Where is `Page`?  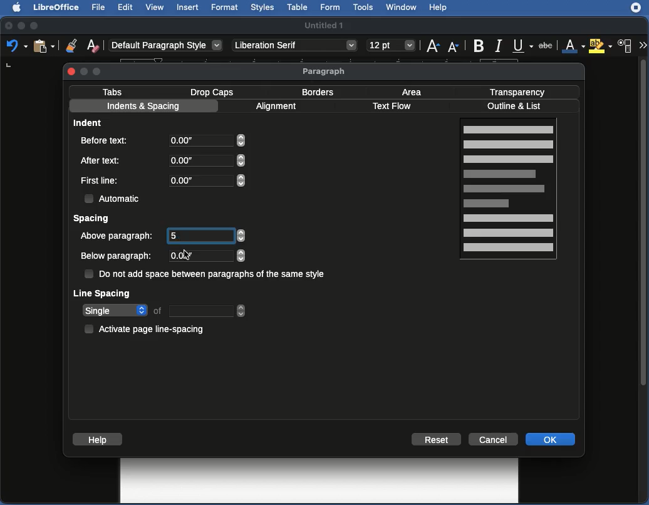
Page is located at coordinates (510, 190).